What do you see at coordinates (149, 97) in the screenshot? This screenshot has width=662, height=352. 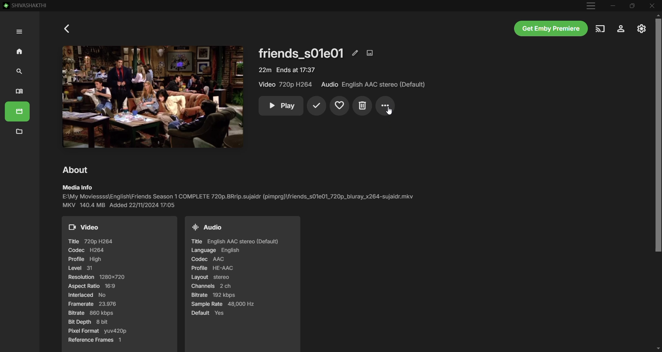 I see `Selected TV episode image - Click to Play video` at bounding box center [149, 97].